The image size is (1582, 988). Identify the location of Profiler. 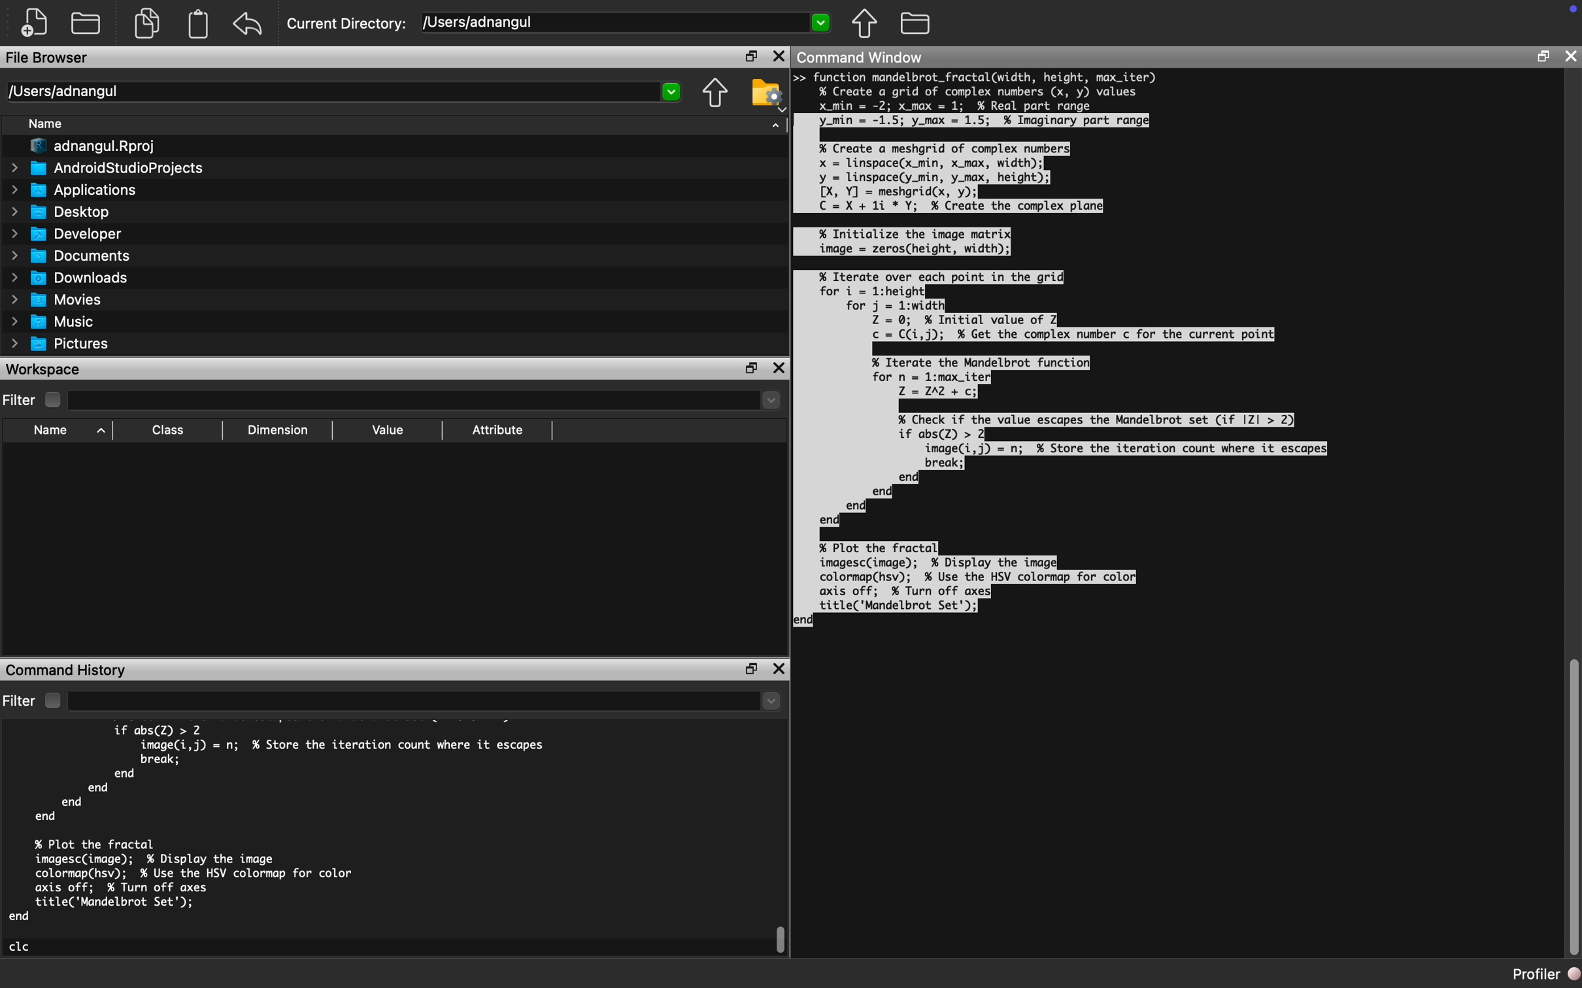
(1544, 976).